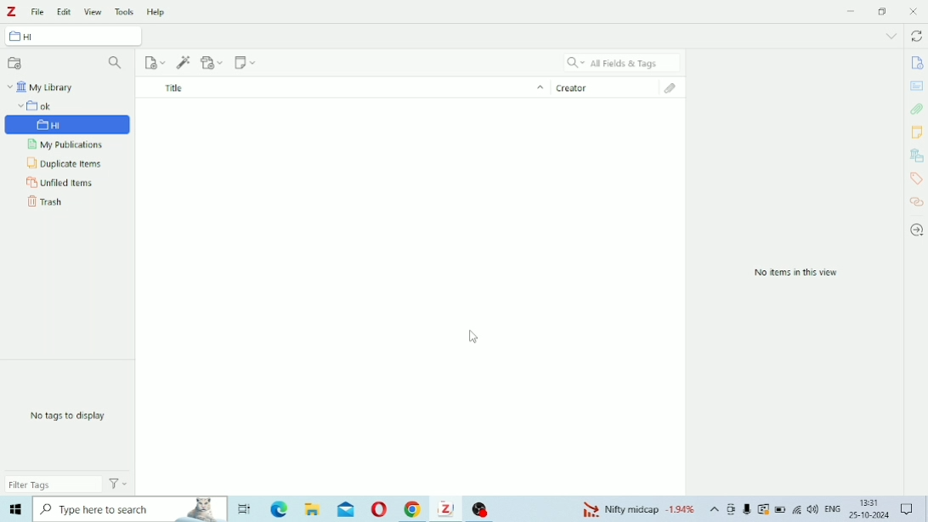 The width and height of the screenshot is (928, 522). I want to click on Mic, so click(747, 508).